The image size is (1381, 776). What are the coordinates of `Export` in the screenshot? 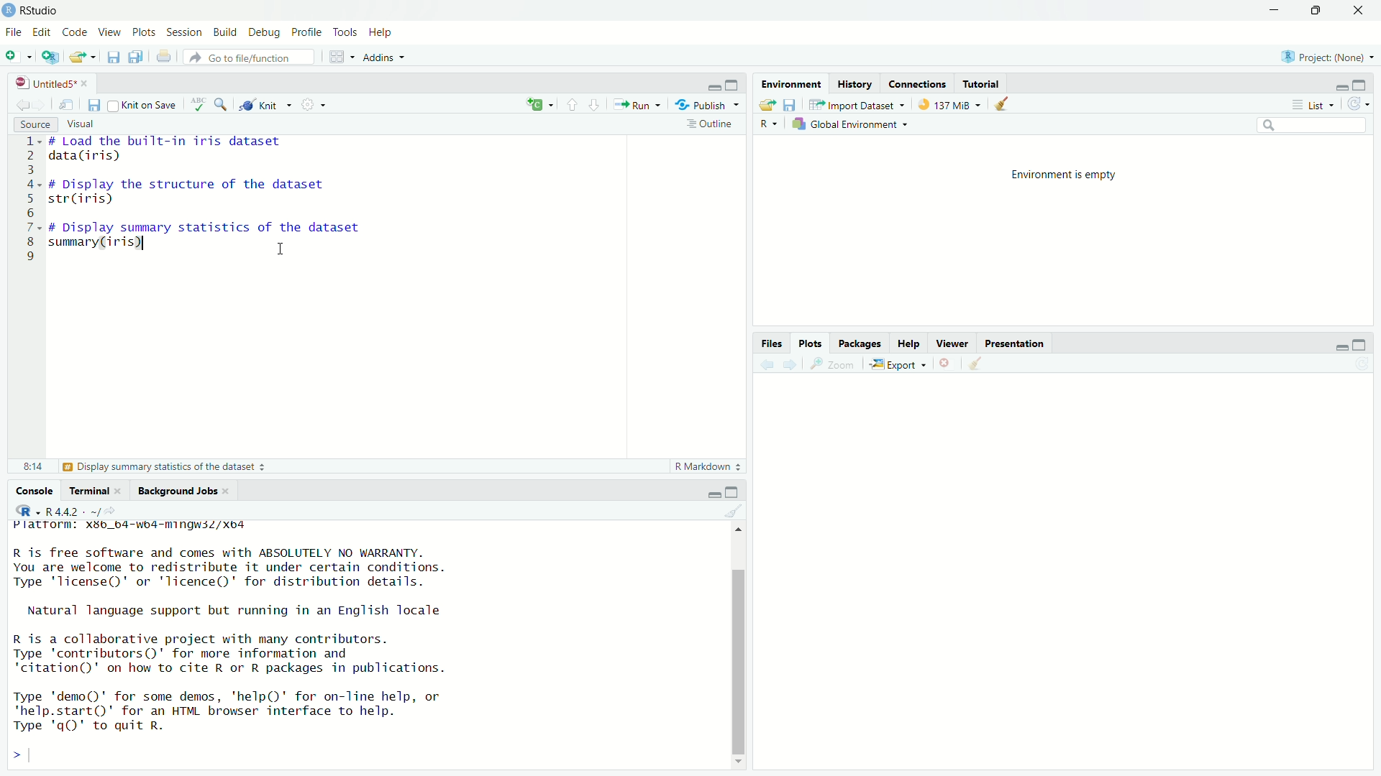 It's located at (895, 364).